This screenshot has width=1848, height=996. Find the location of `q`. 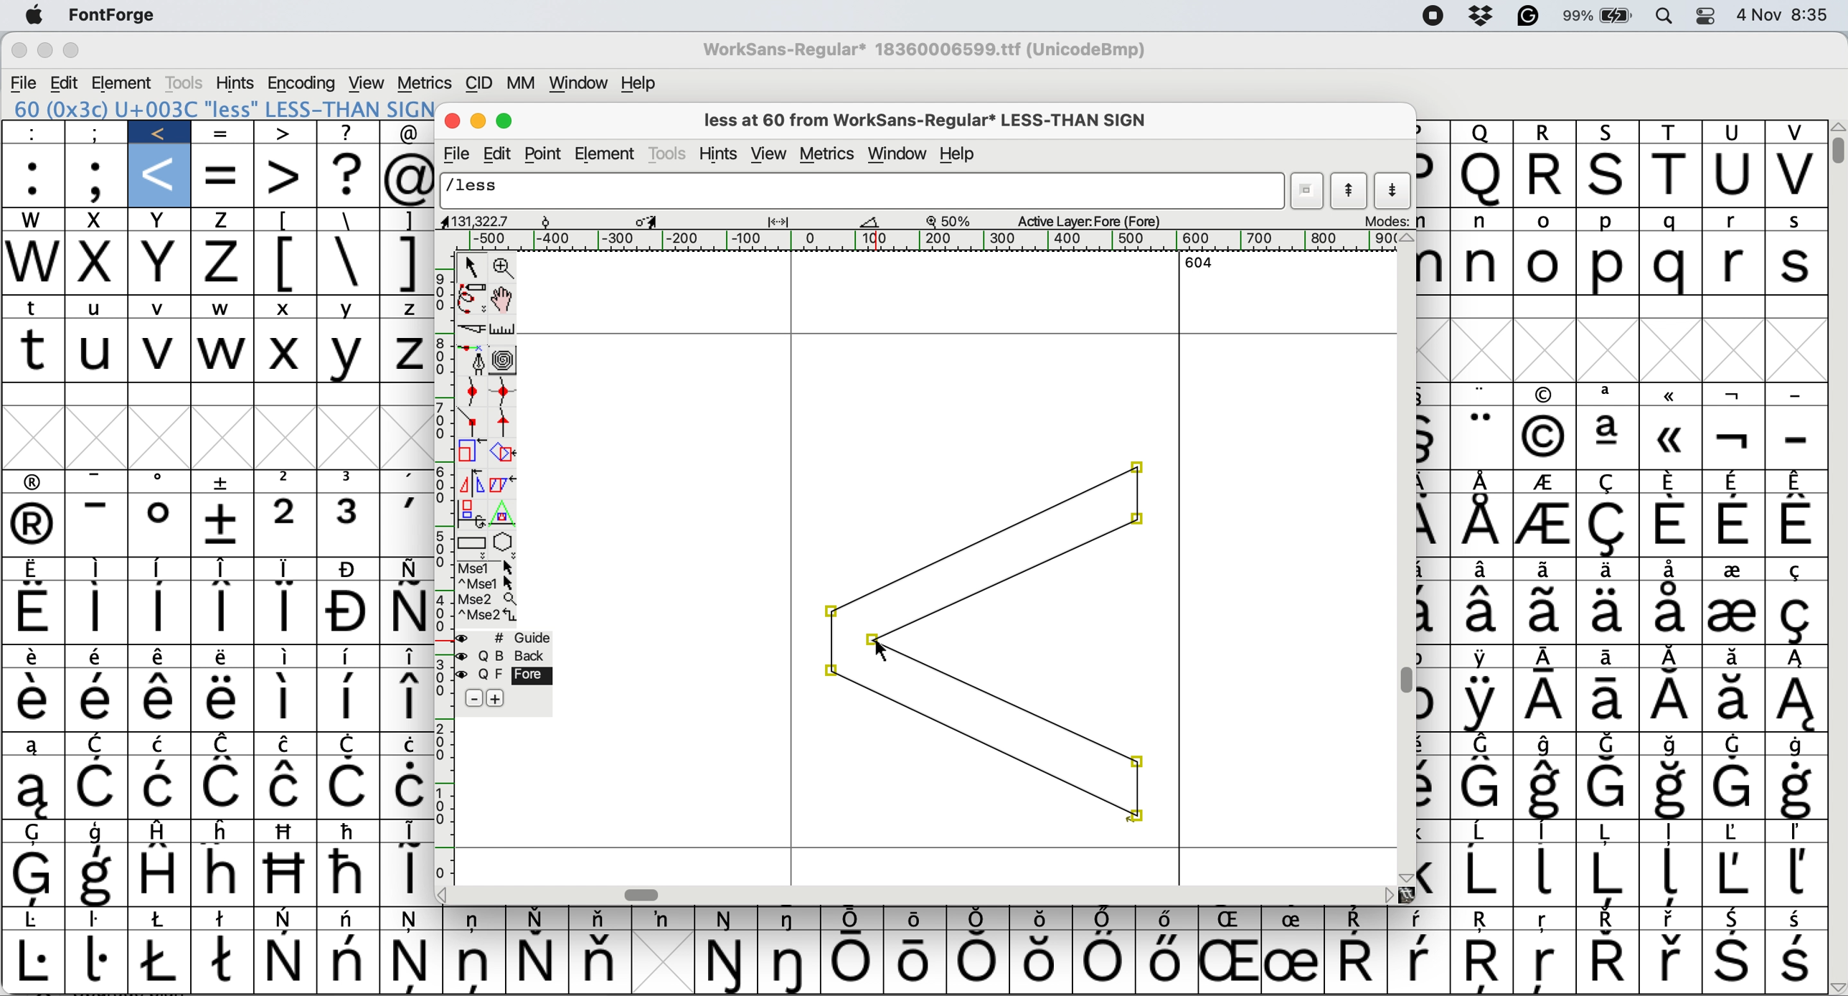

q is located at coordinates (1671, 220).